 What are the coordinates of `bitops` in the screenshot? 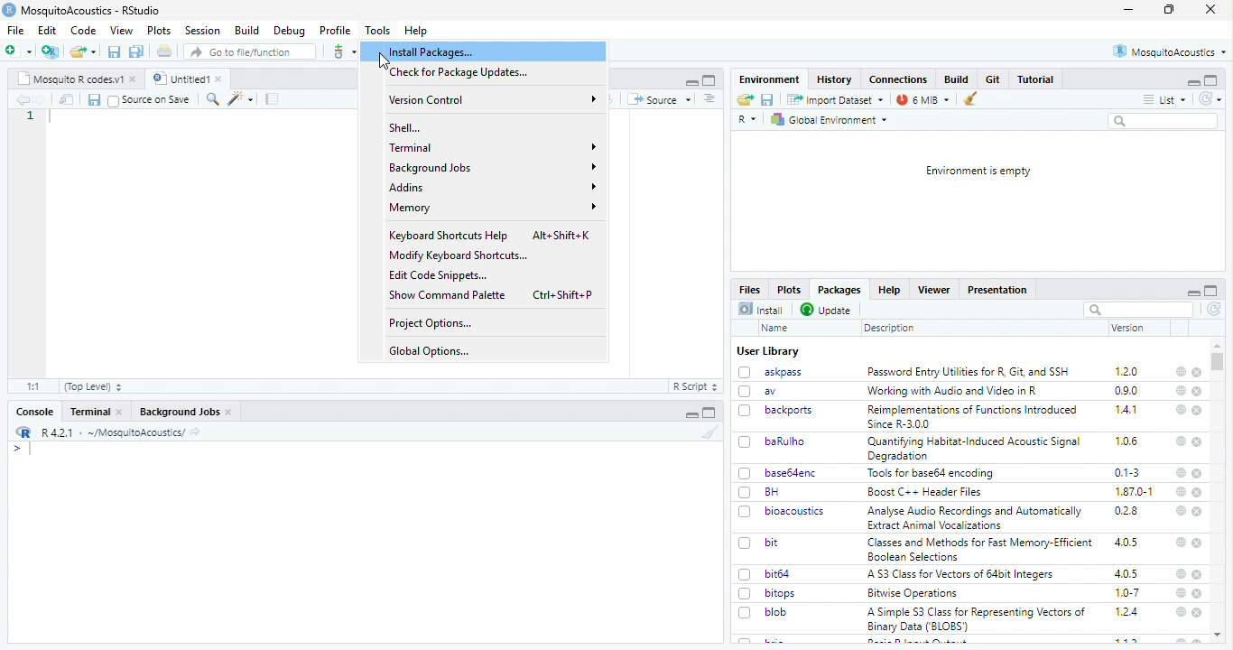 It's located at (782, 593).